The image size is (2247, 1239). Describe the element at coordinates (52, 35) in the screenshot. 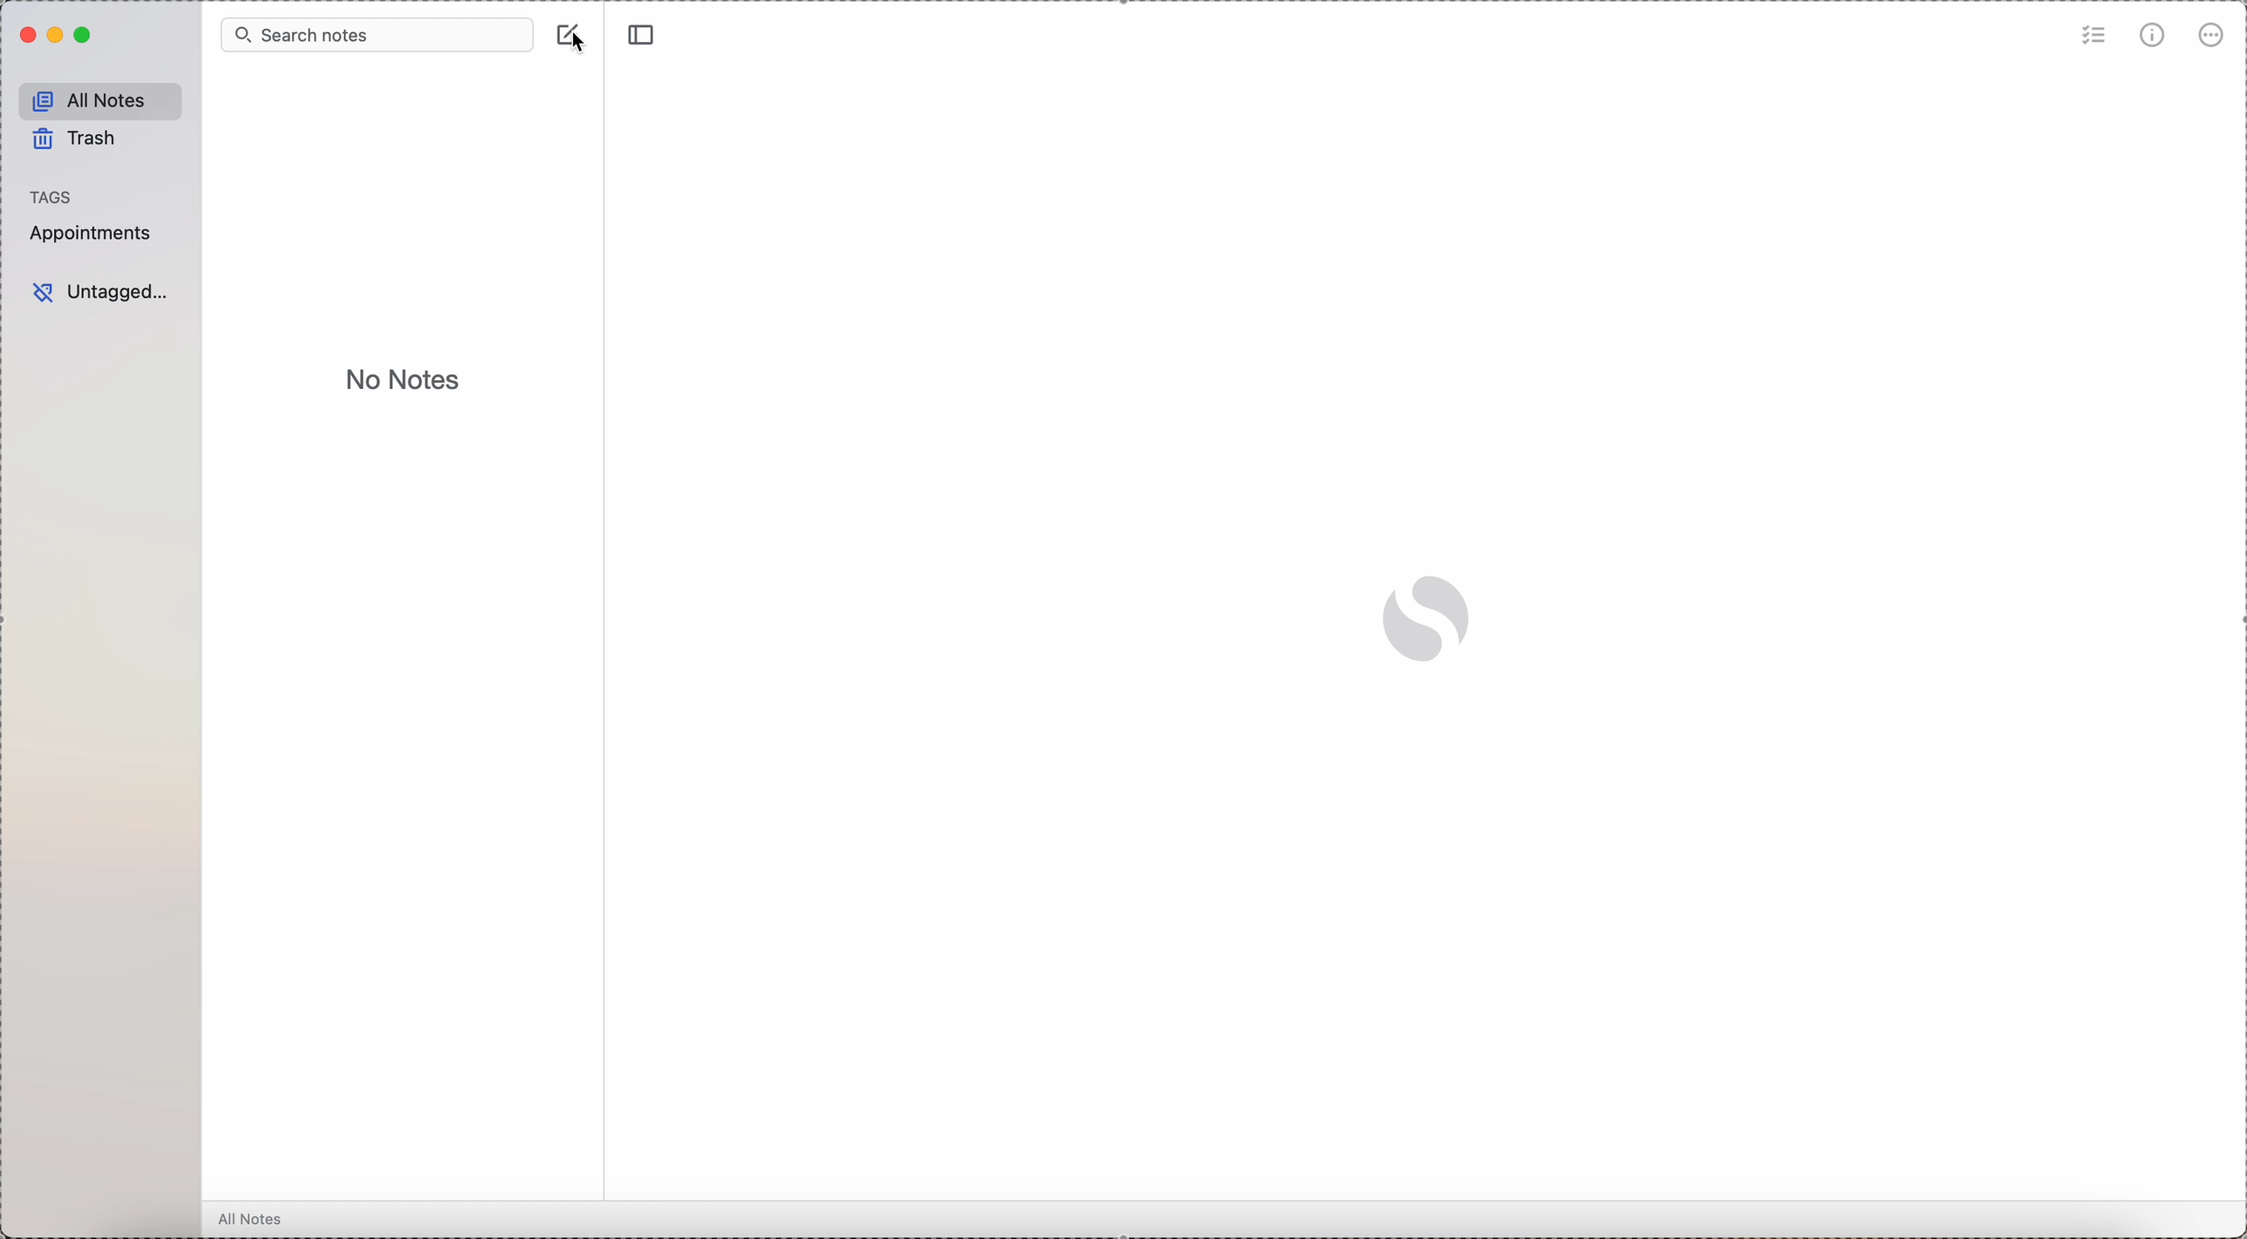

I see `minimize` at that location.